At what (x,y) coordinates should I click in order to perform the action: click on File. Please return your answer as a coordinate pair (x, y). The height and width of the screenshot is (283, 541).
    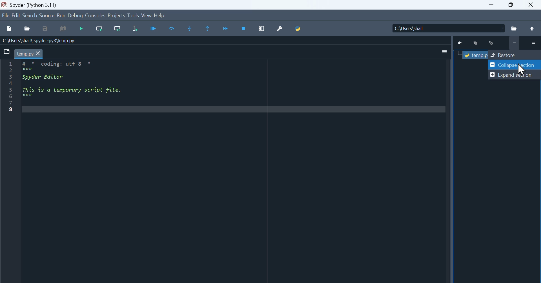
    Looking at the image, I should click on (515, 28).